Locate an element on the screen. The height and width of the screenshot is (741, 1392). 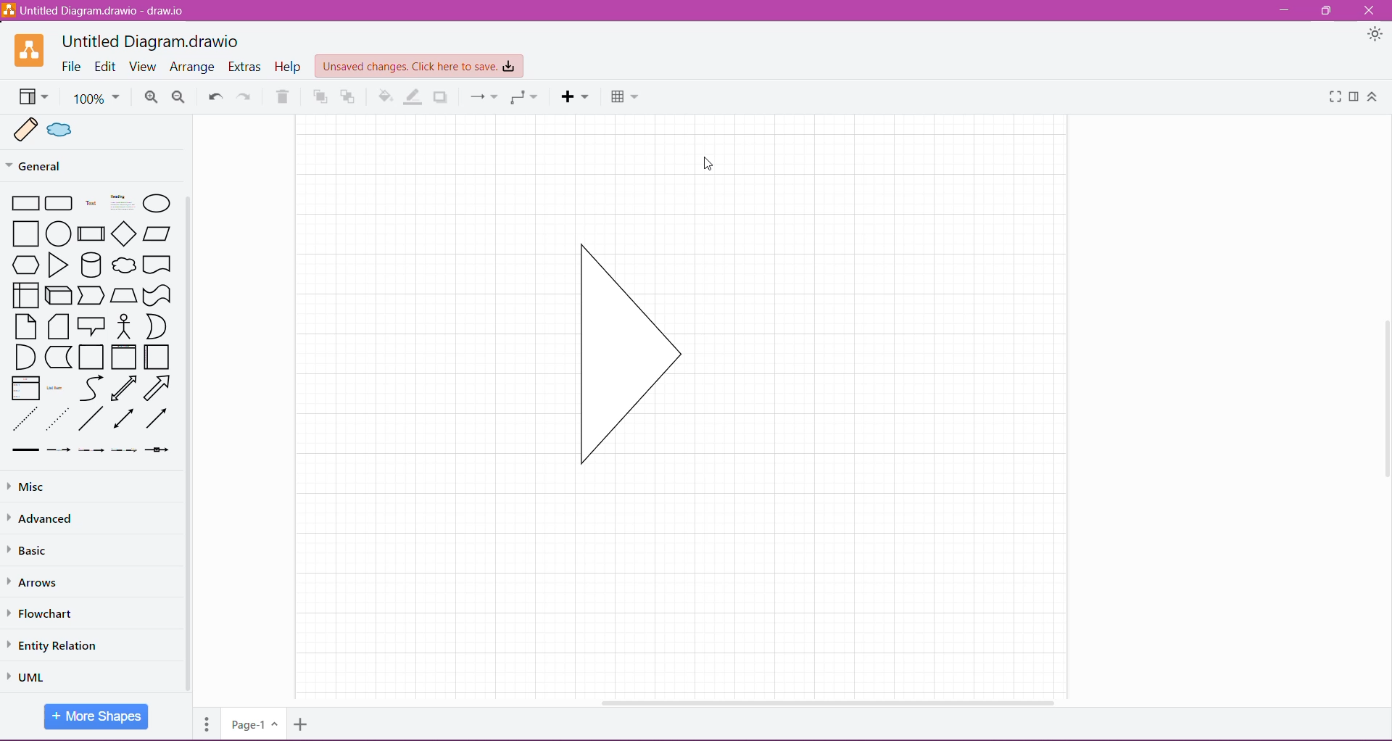
Connectors is located at coordinates (484, 96).